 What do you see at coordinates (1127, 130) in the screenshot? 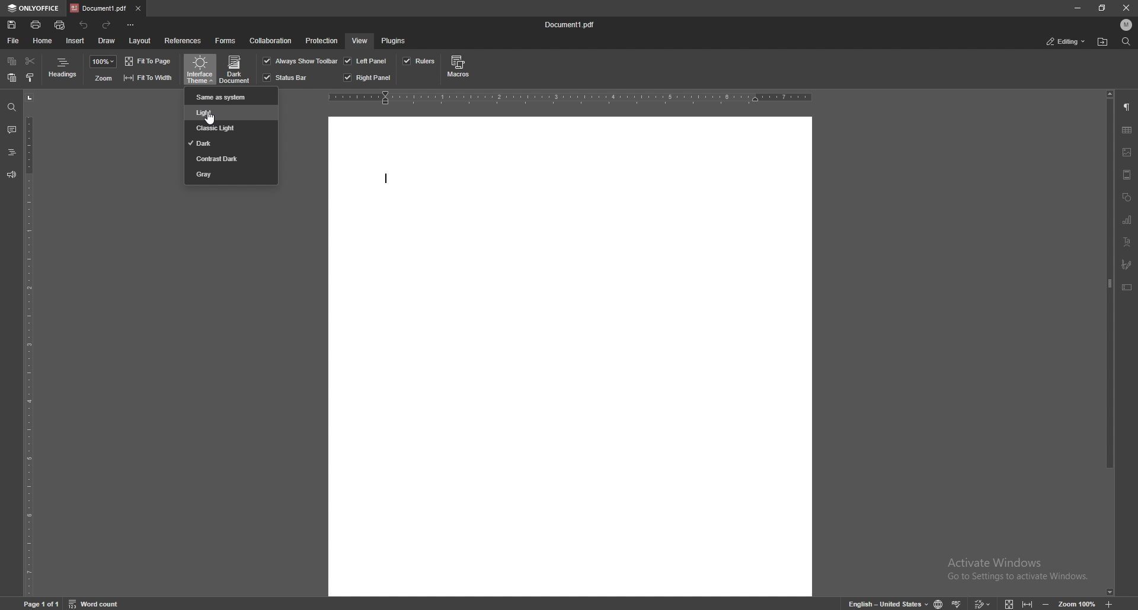
I see `table` at bounding box center [1127, 130].